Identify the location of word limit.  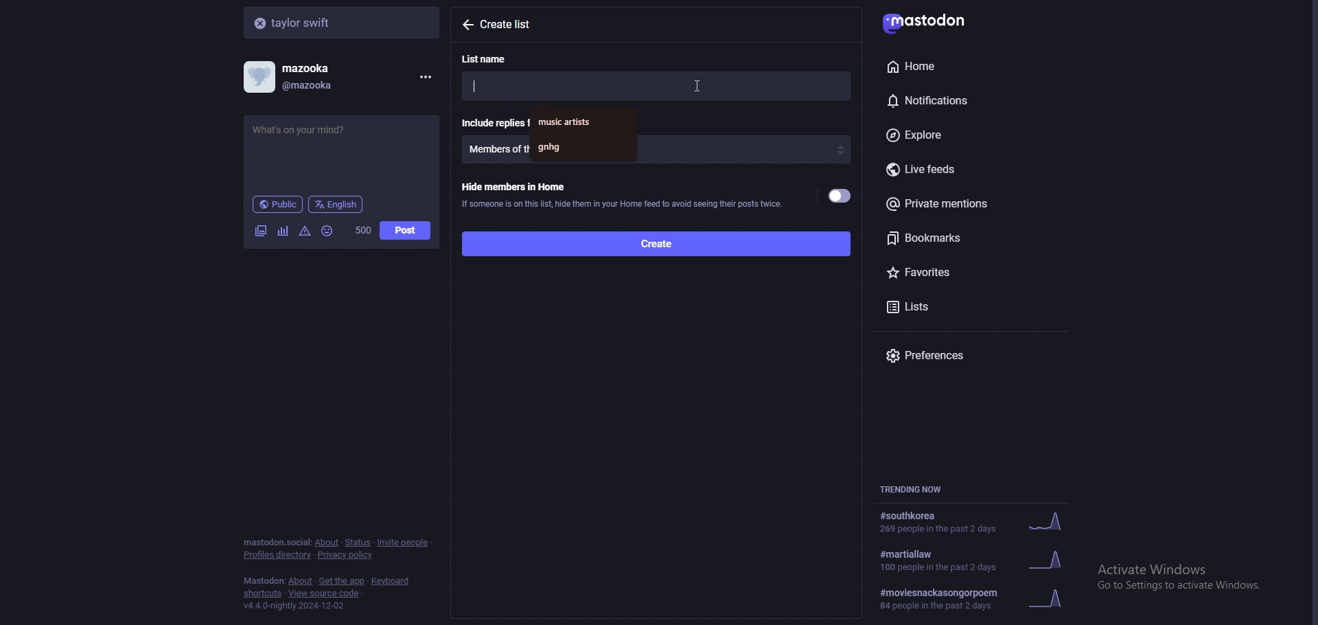
(362, 230).